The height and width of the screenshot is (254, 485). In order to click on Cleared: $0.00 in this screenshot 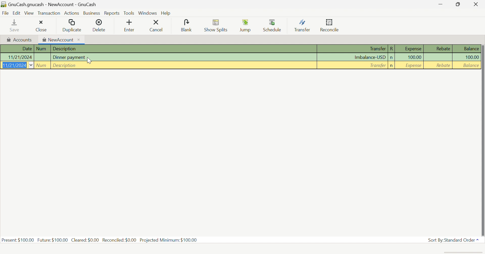, I will do `click(85, 240)`.